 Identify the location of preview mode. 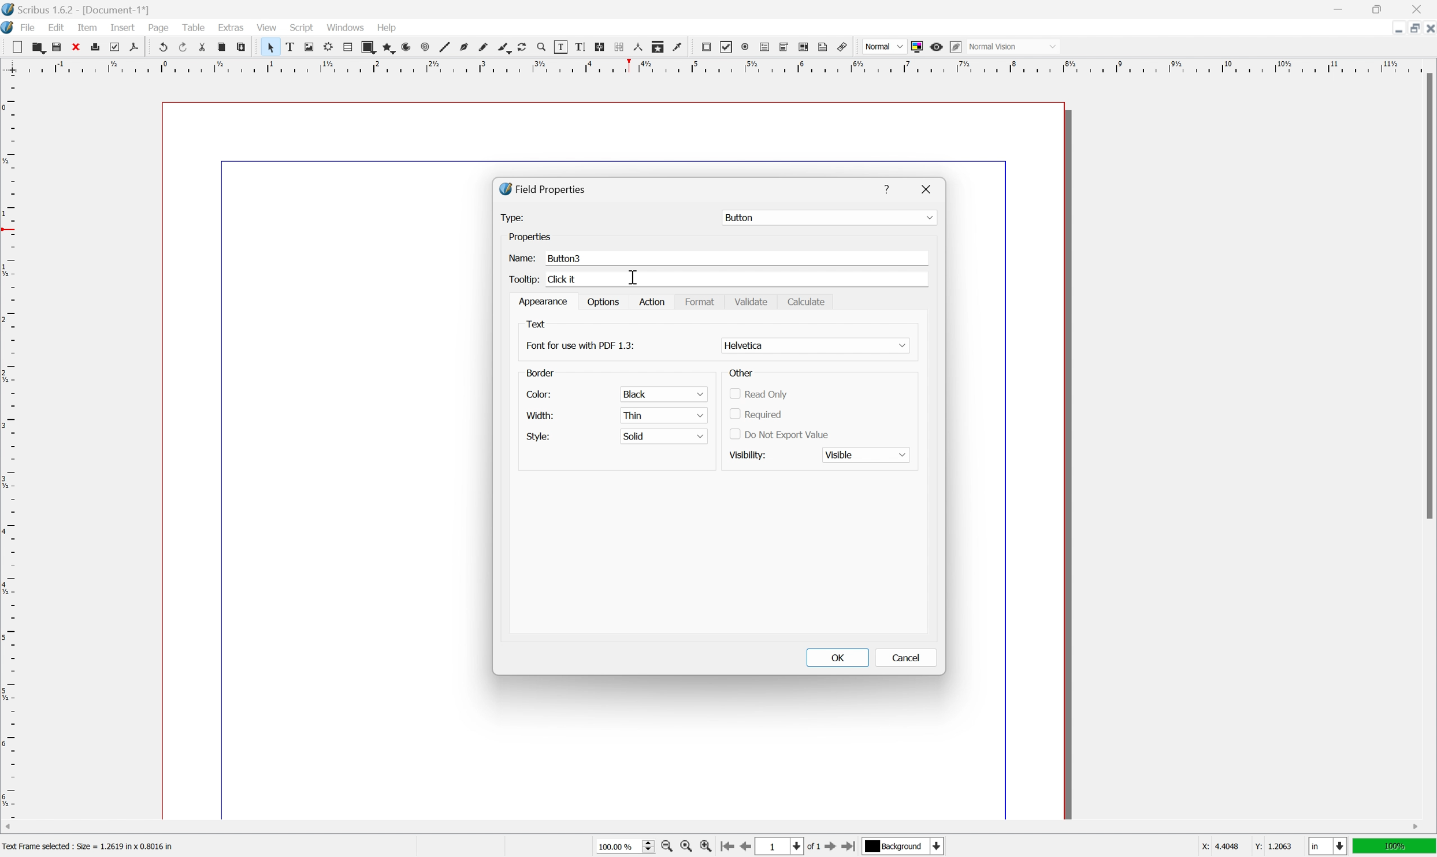
(935, 47).